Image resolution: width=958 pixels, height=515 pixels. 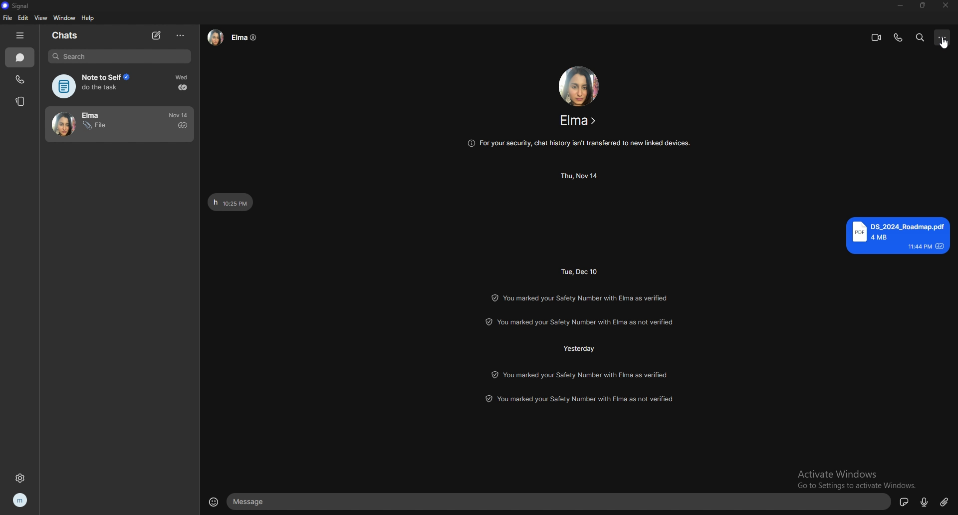 I want to click on view, so click(x=41, y=18).